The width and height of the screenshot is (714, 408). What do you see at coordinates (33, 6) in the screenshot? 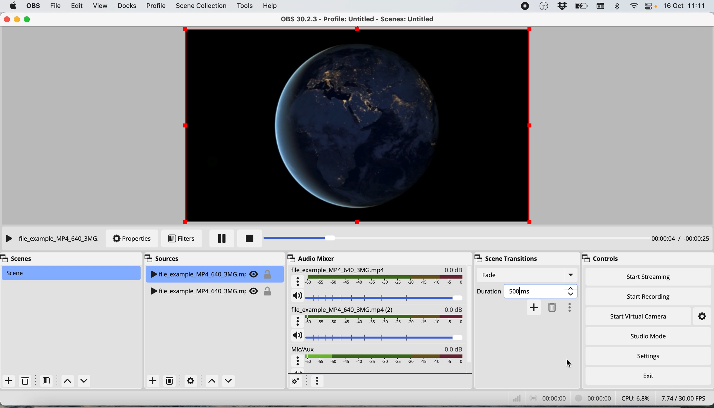
I see `obs` at bounding box center [33, 6].